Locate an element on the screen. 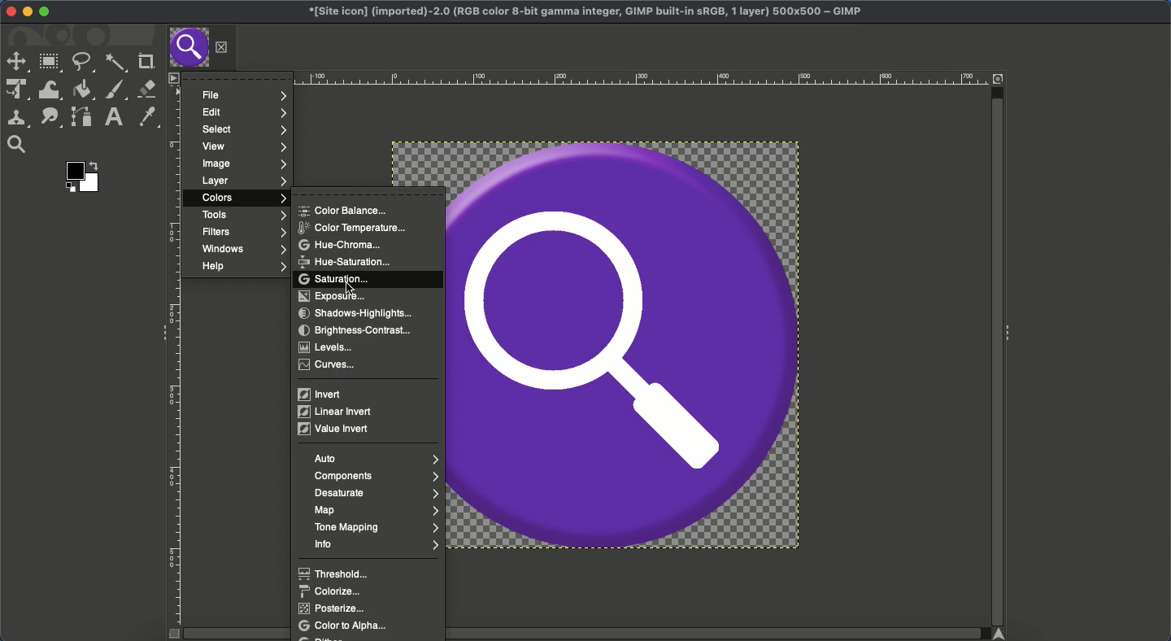  Eraser is located at coordinates (146, 89).